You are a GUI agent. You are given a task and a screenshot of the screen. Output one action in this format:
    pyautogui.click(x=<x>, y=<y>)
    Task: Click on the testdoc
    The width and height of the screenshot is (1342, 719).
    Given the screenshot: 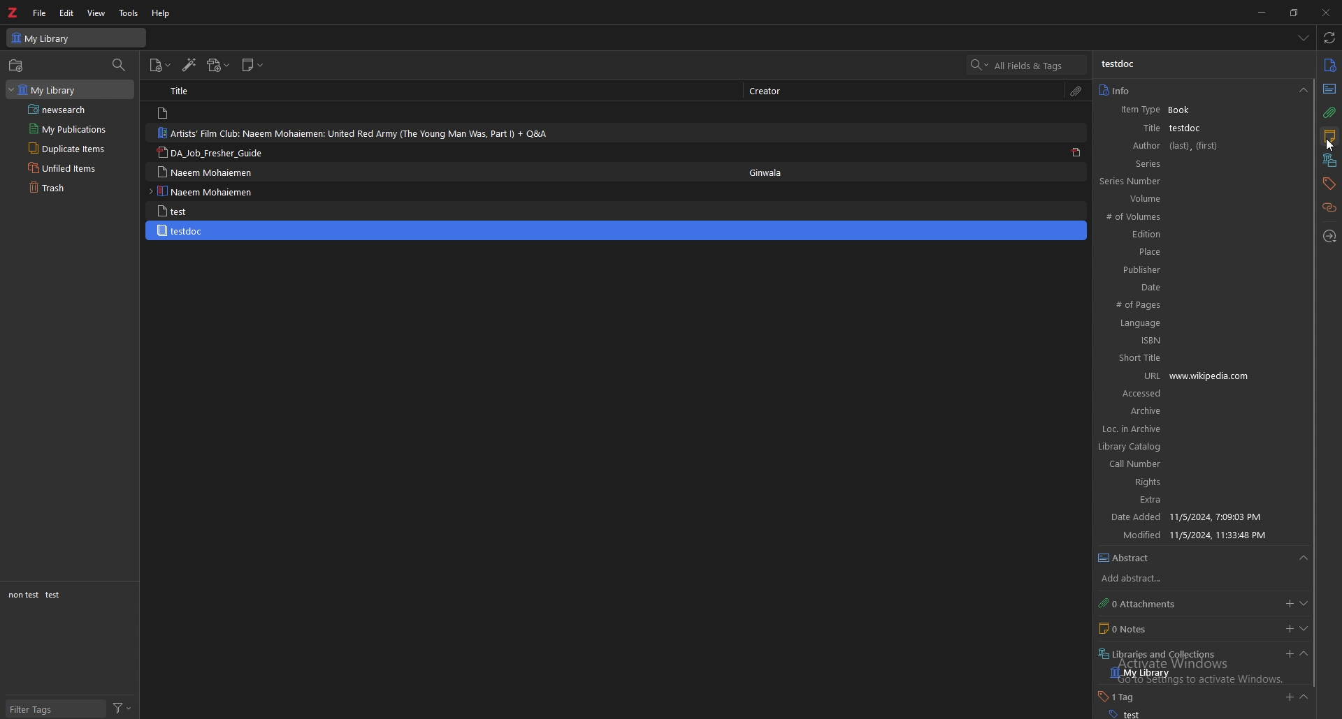 What is the action you would take?
    pyautogui.click(x=619, y=230)
    